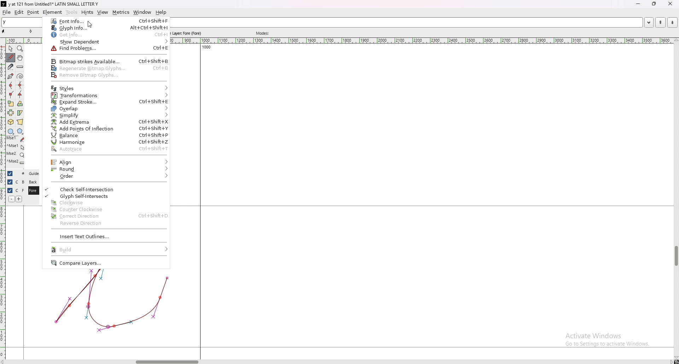 Image resolution: width=679 pixels, height=364 pixels. What do you see at coordinates (111, 303) in the screenshot?
I see `graph` at bounding box center [111, 303].